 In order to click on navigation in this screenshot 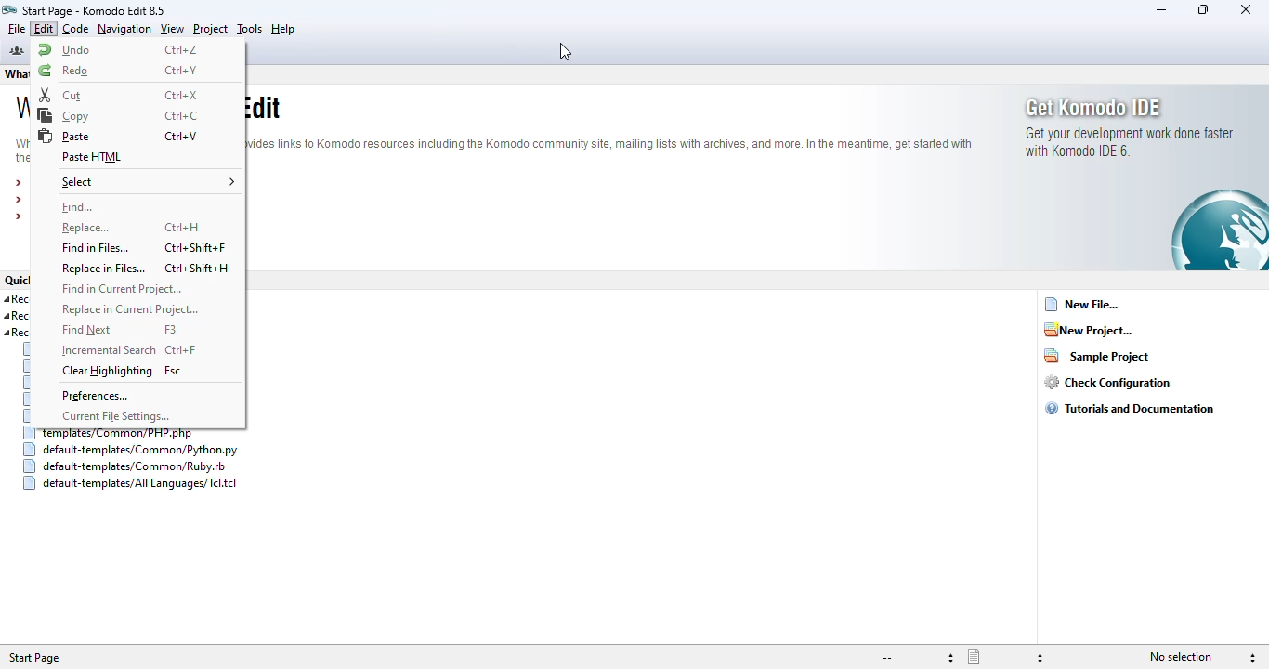, I will do `click(124, 29)`.